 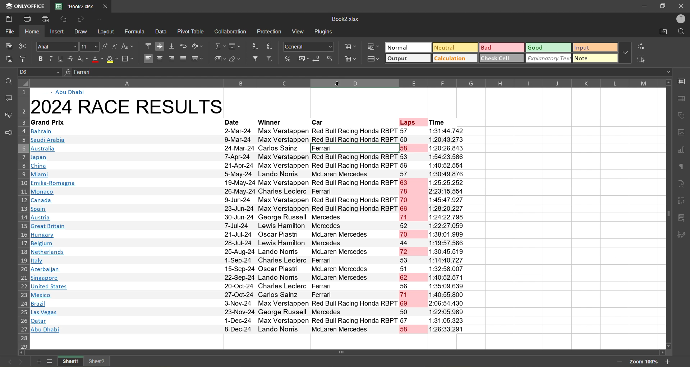 What do you see at coordinates (89, 47) in the screenshot?
I see `11` at bounding box center [89, 47].